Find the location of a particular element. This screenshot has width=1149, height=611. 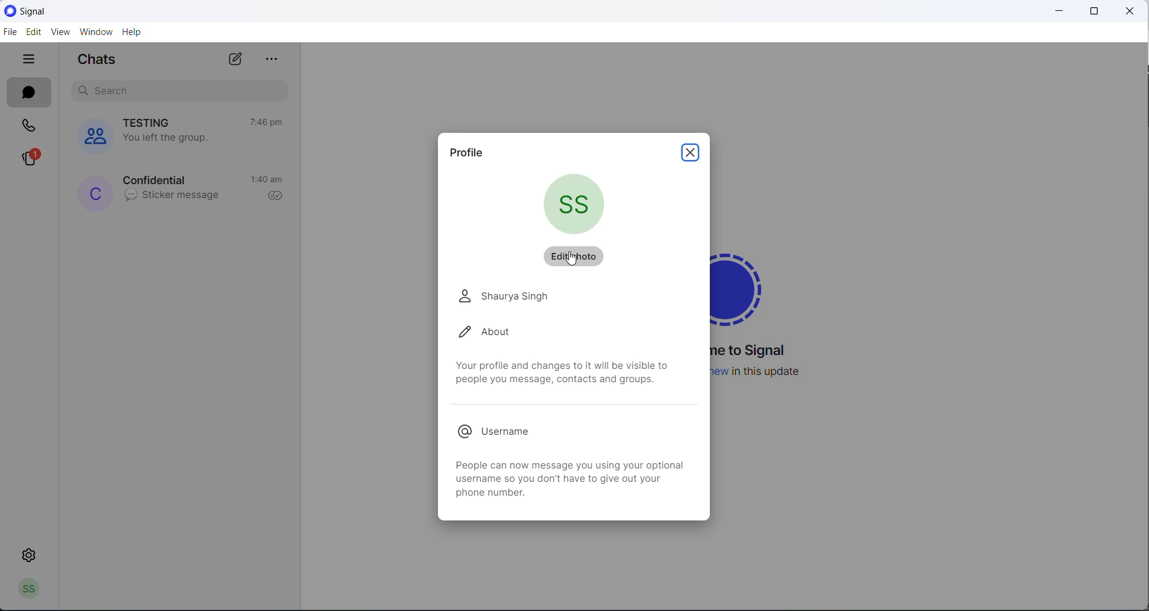

more options is located at coordinates (269, 60).